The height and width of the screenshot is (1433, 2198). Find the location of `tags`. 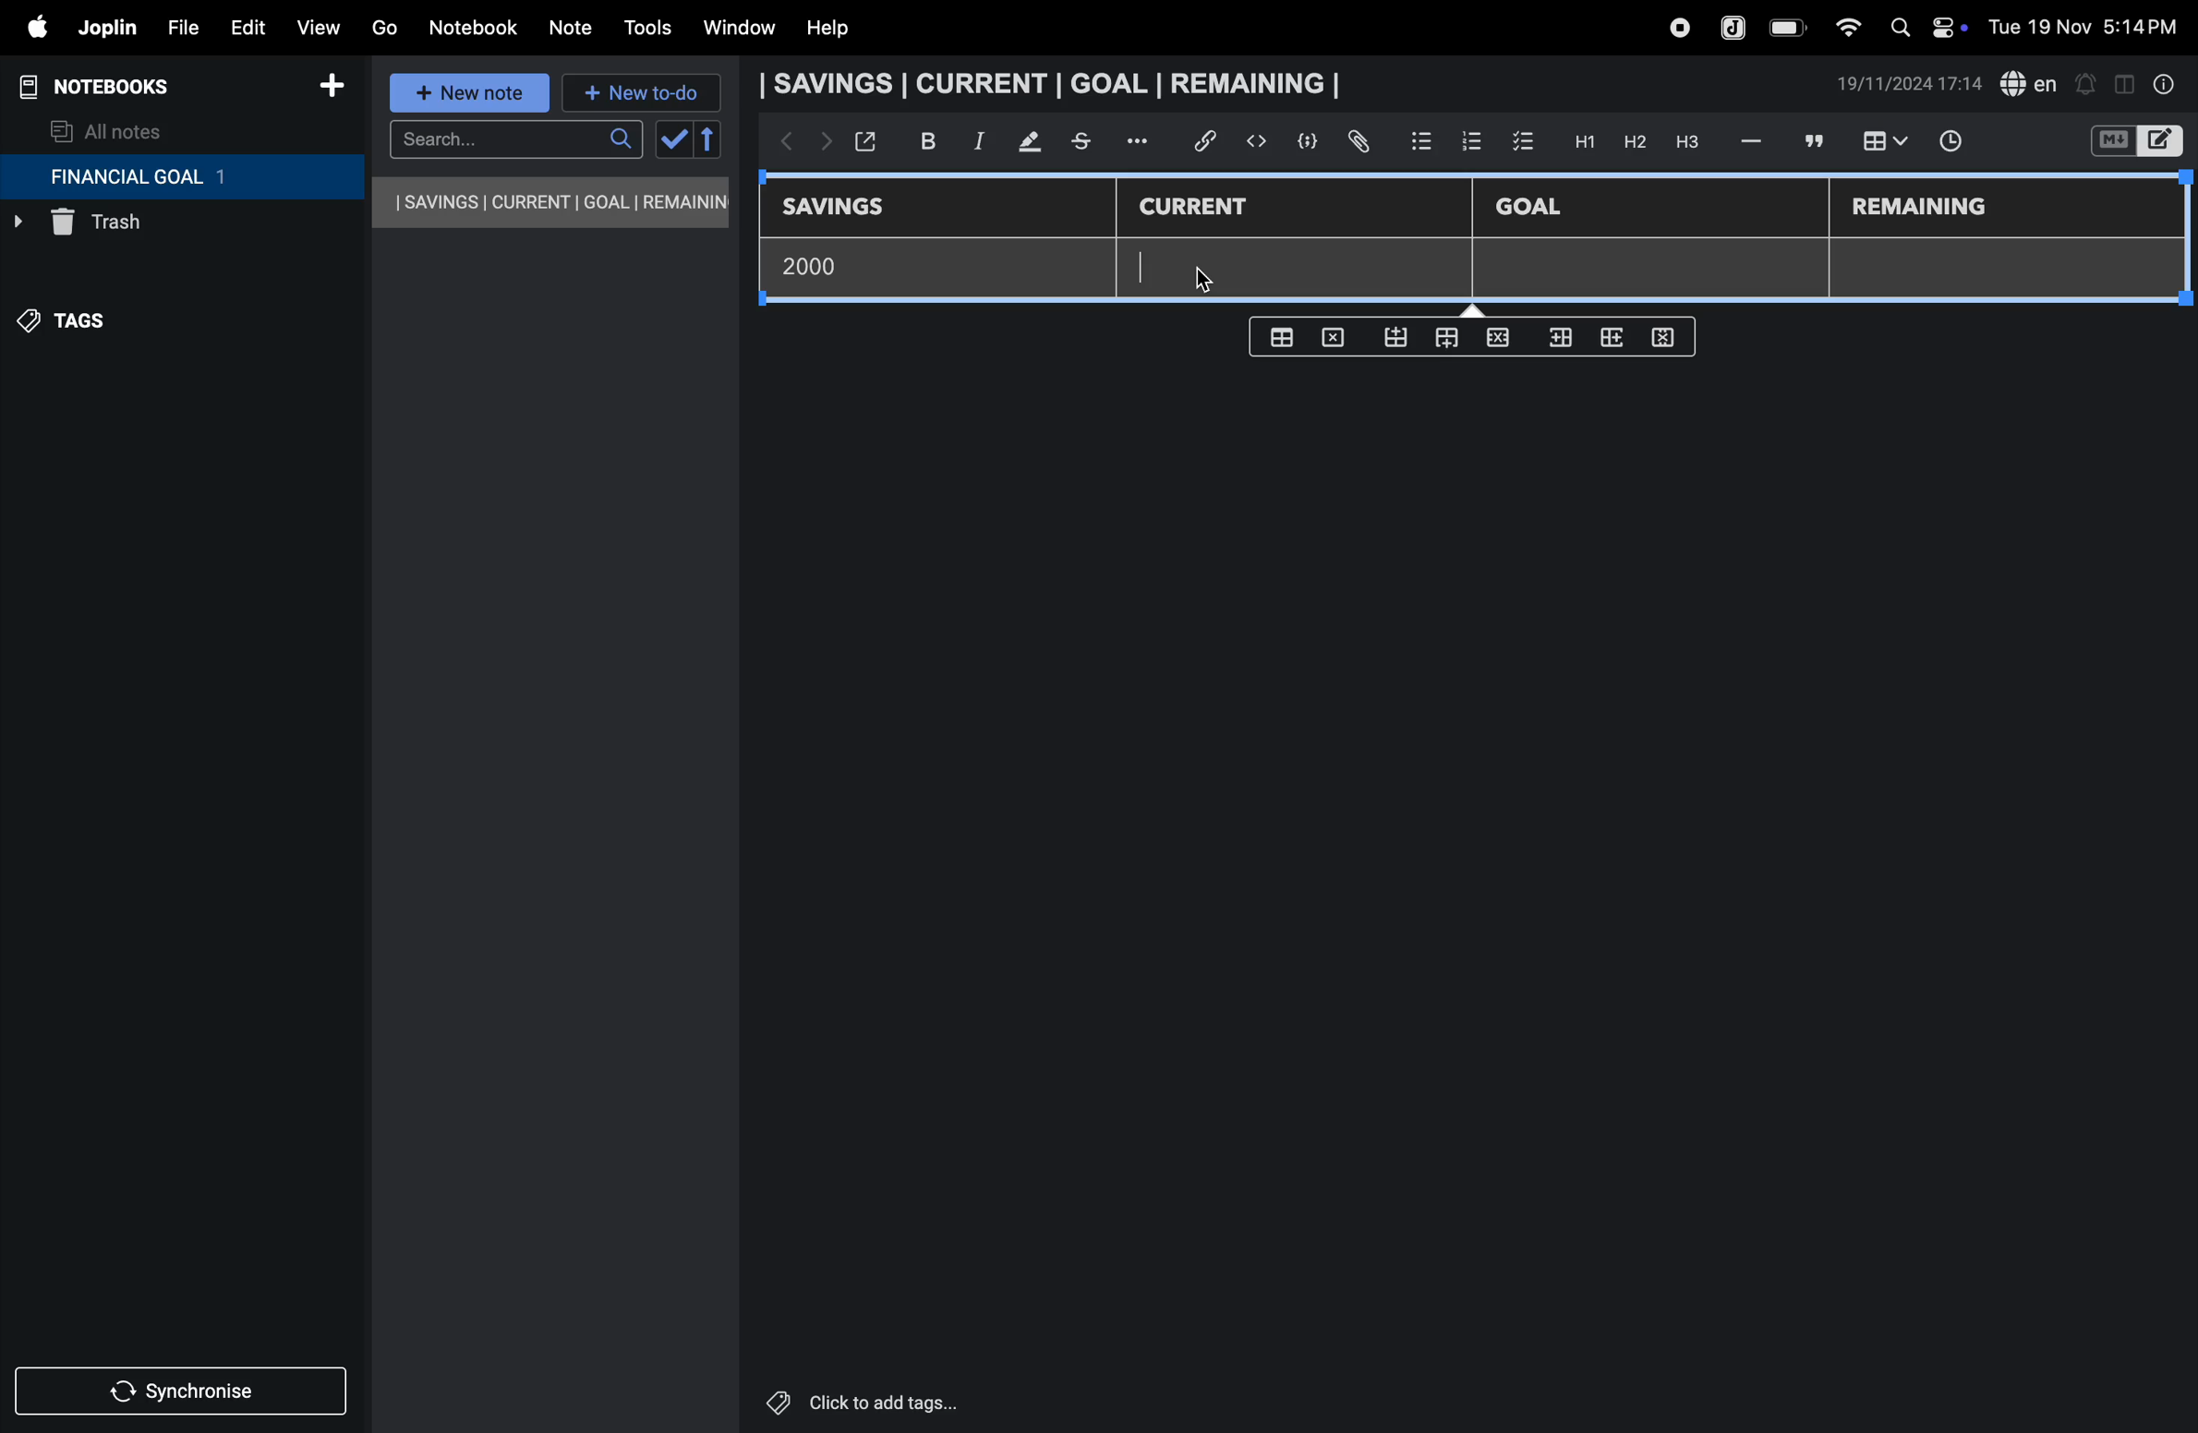

tags is located at coordinates (75, 330).